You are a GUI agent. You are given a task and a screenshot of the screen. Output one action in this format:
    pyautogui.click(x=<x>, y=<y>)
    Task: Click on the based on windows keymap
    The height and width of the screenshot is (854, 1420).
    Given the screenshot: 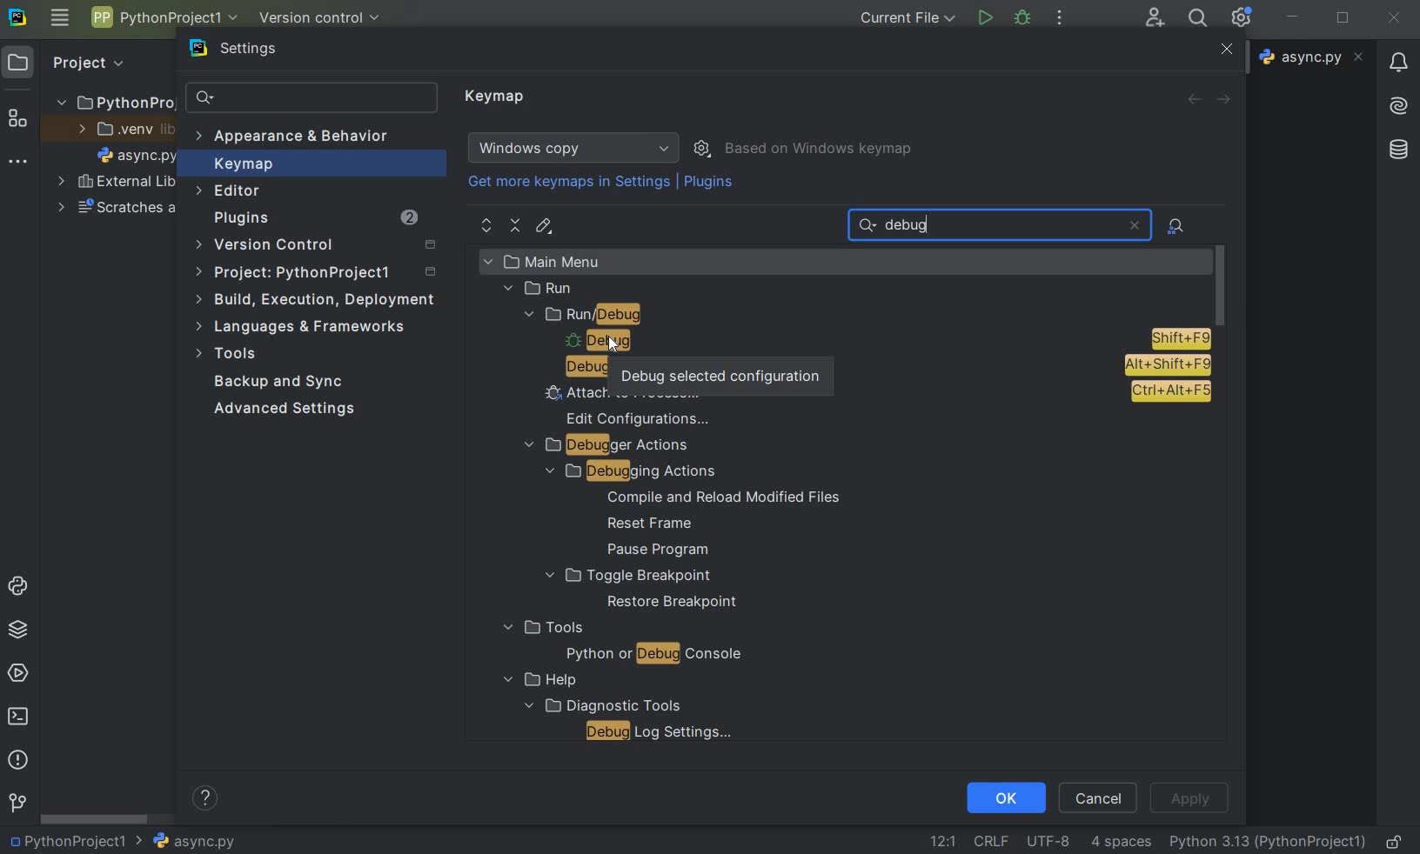 What is the action you would take?
    pyautogui.click(x=820, y=150)
    